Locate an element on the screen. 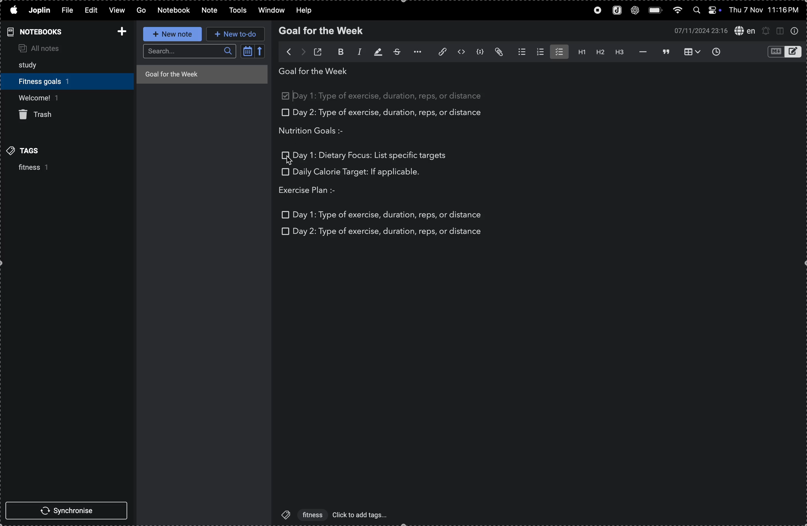  note is located at coordinates (209, 11).